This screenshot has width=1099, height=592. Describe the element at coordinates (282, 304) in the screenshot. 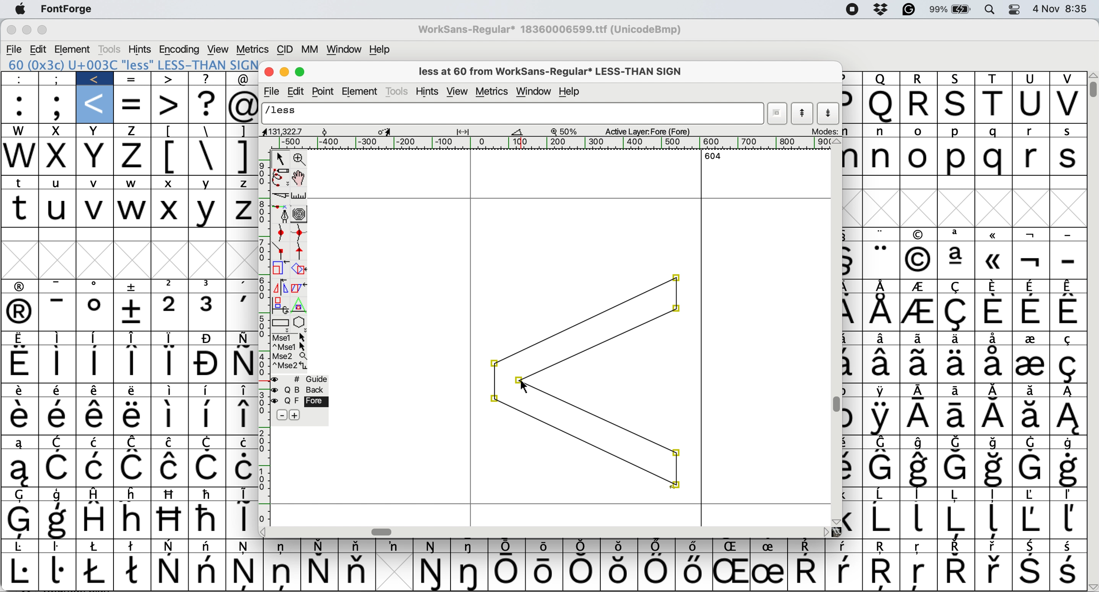

I see `rotate selection in 3d and project it back to plane` at that location.